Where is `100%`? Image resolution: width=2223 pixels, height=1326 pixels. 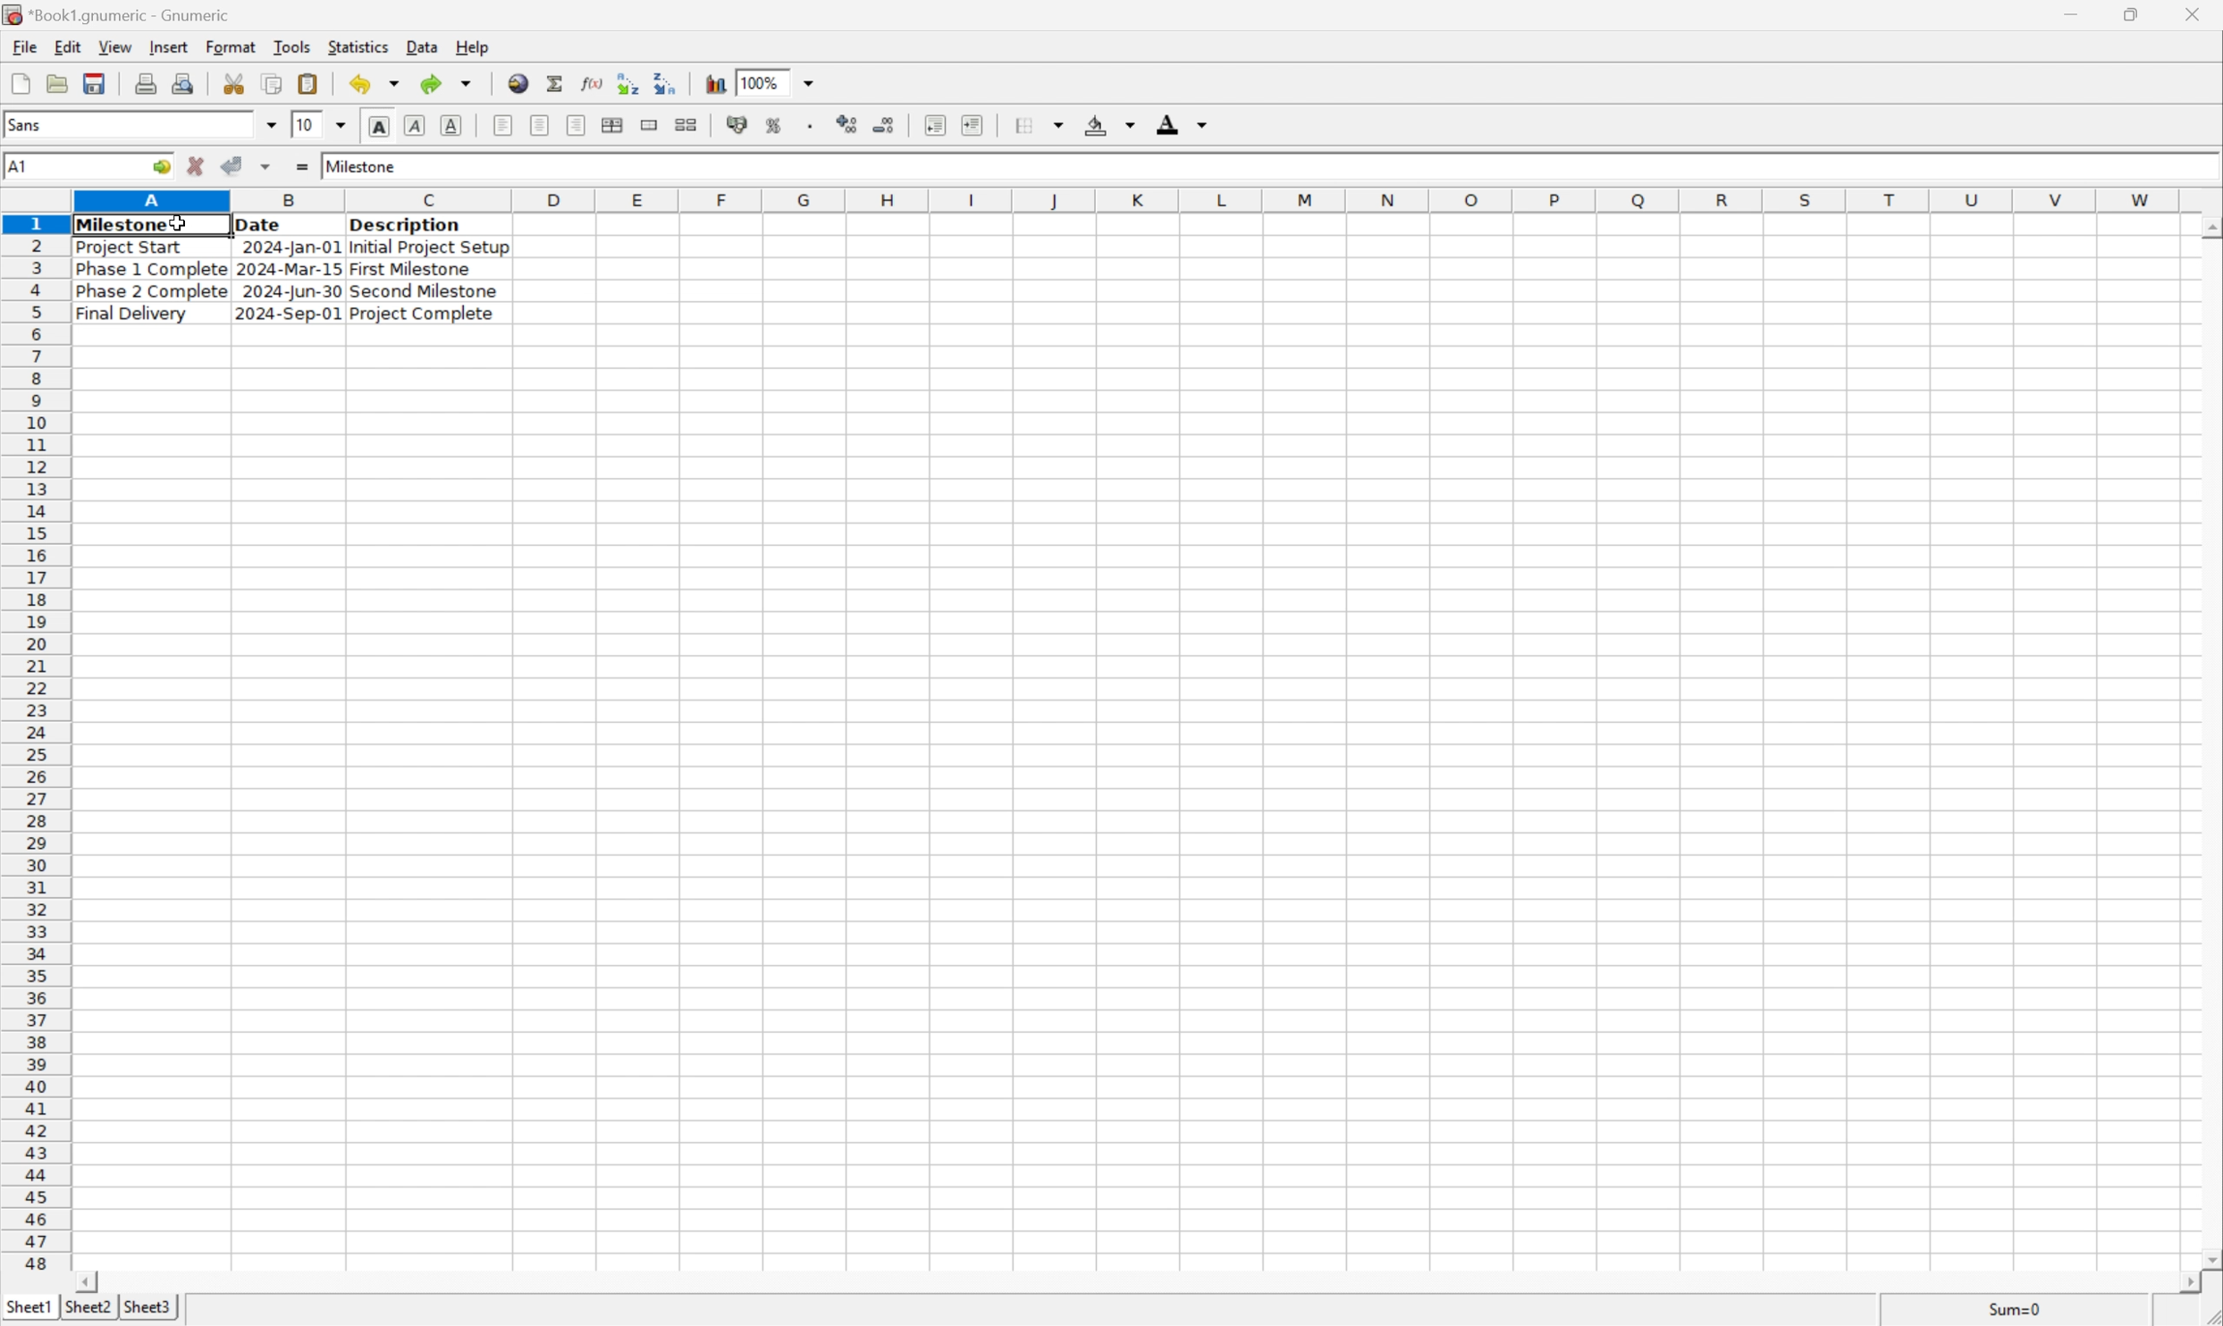
100% is located at coordinates (763, 80).